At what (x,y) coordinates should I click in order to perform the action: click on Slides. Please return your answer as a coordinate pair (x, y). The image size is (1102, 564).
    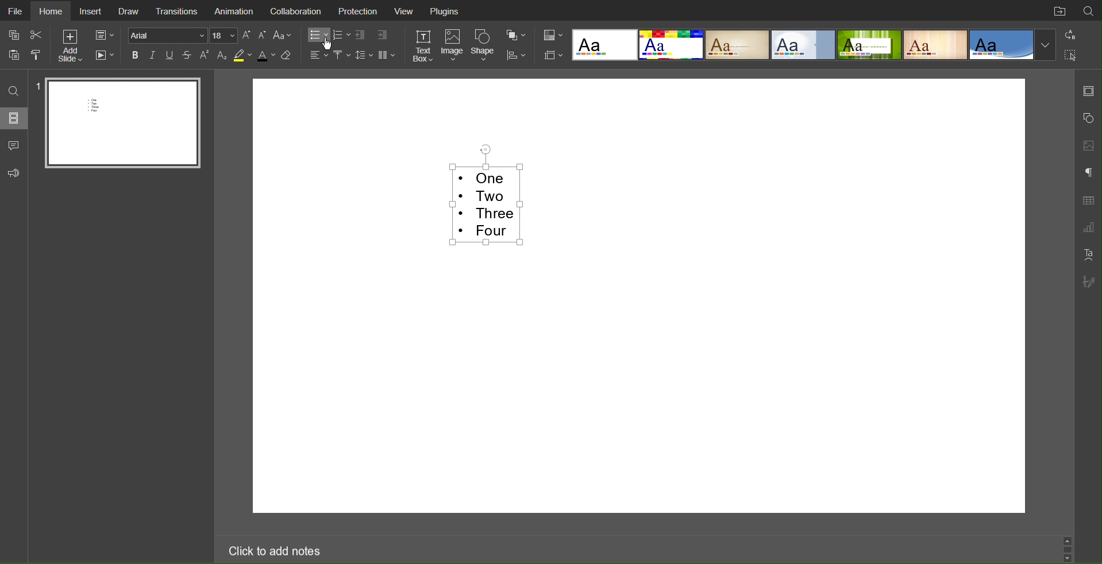
    Looking at the image, I should click on (16, 118).